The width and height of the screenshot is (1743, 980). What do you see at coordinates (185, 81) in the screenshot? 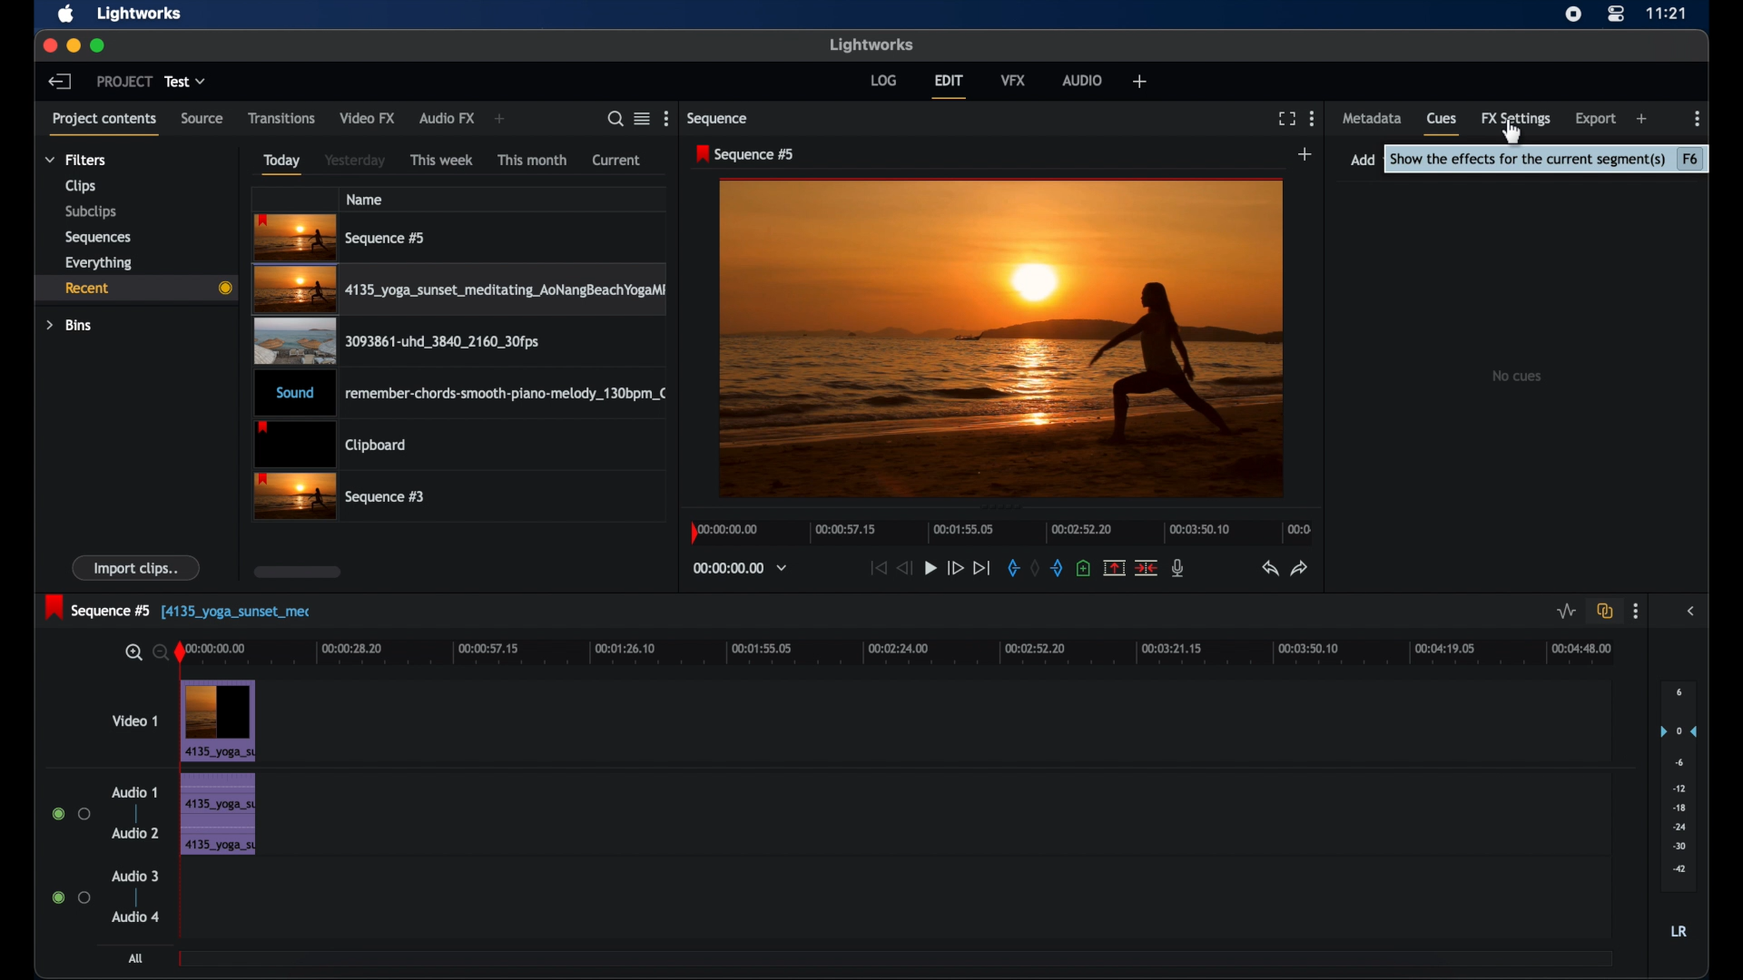
I see `test dropdown` at bounding box center [185, 81].